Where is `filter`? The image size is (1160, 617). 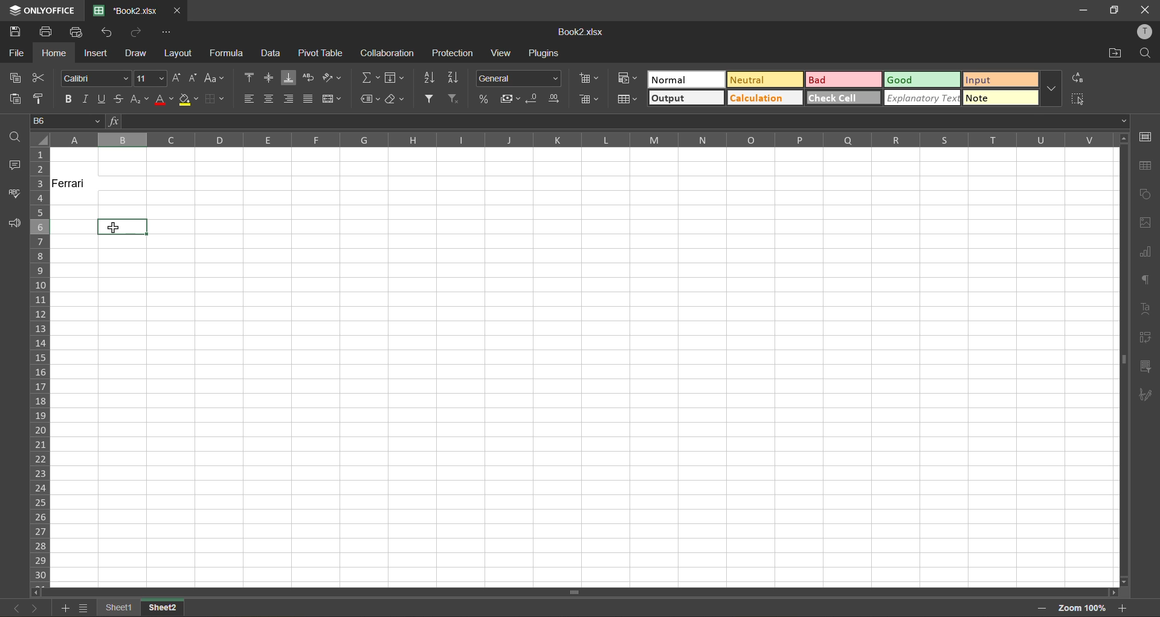 filter is located at coordinates (428, 98).